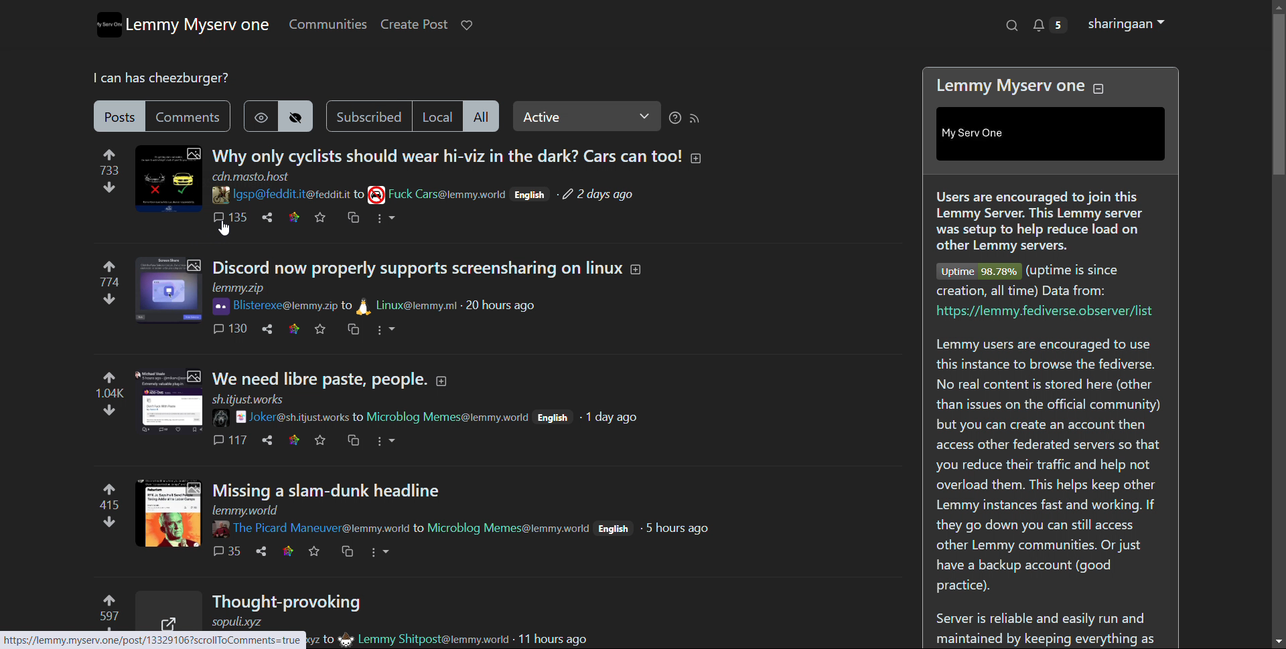 This screenshot has height=649, width=1286. Describe the element at coordinates (1278, 94) in the screenshot. I see `scrollbar` at that location.